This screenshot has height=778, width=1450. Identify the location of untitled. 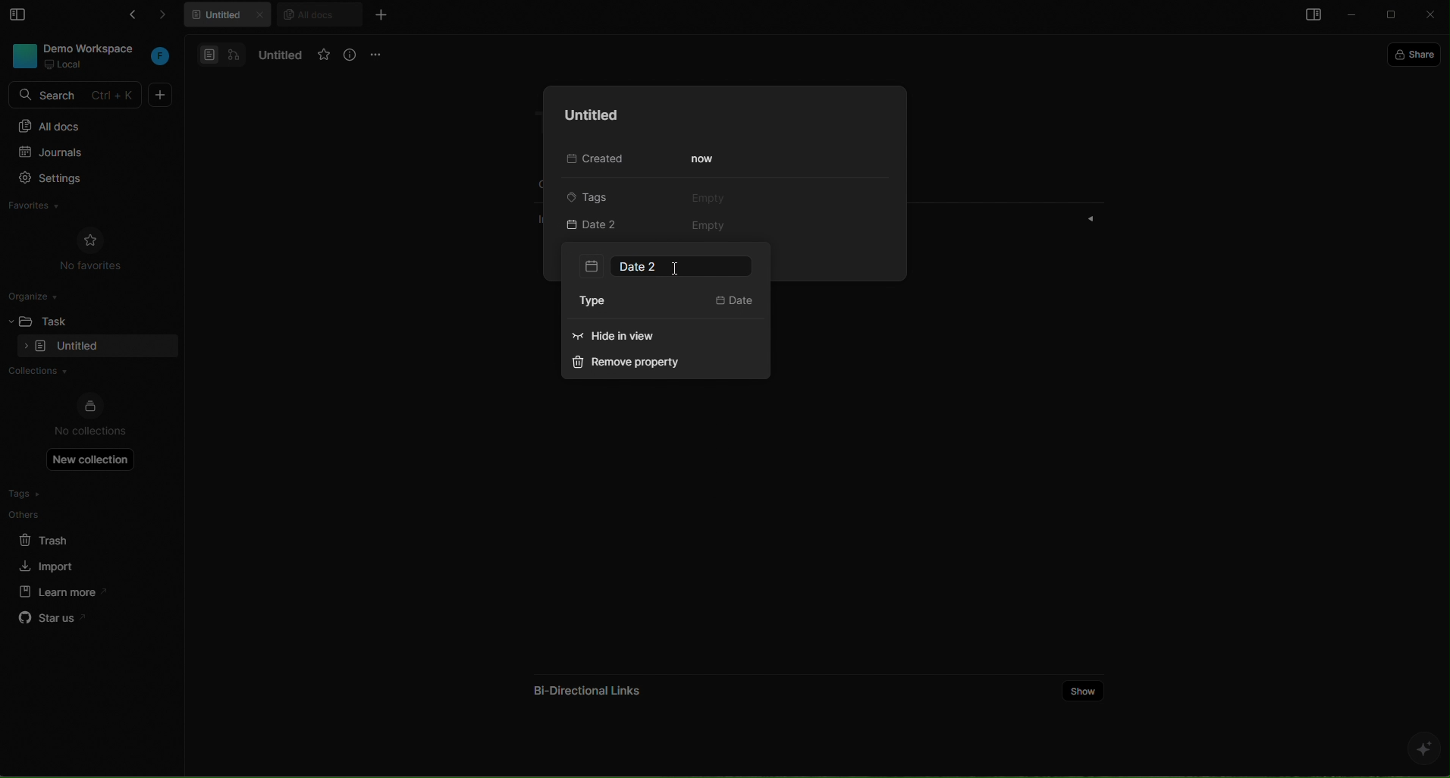
(277, 55).